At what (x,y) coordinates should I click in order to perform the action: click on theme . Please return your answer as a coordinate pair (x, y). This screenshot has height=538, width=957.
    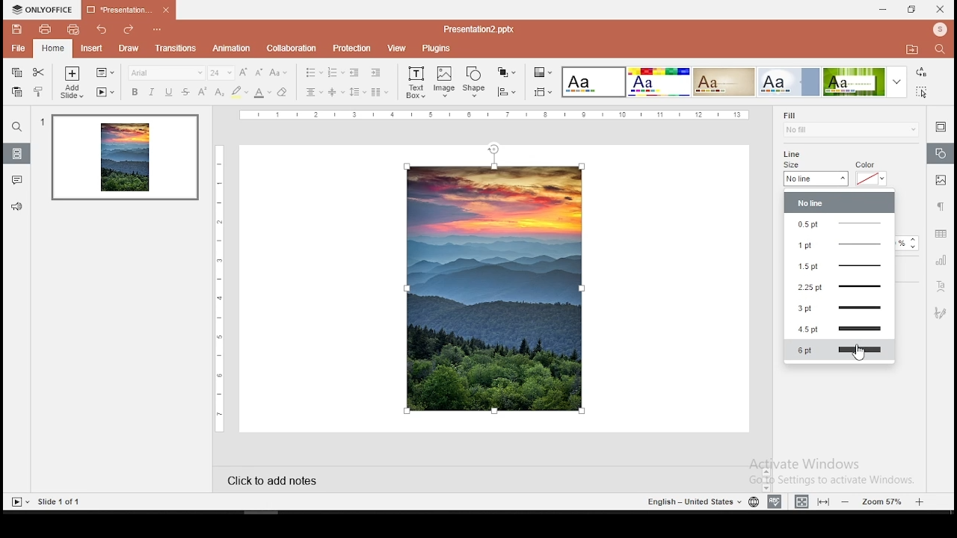
    Looking at the image, I should click on (658, 81).